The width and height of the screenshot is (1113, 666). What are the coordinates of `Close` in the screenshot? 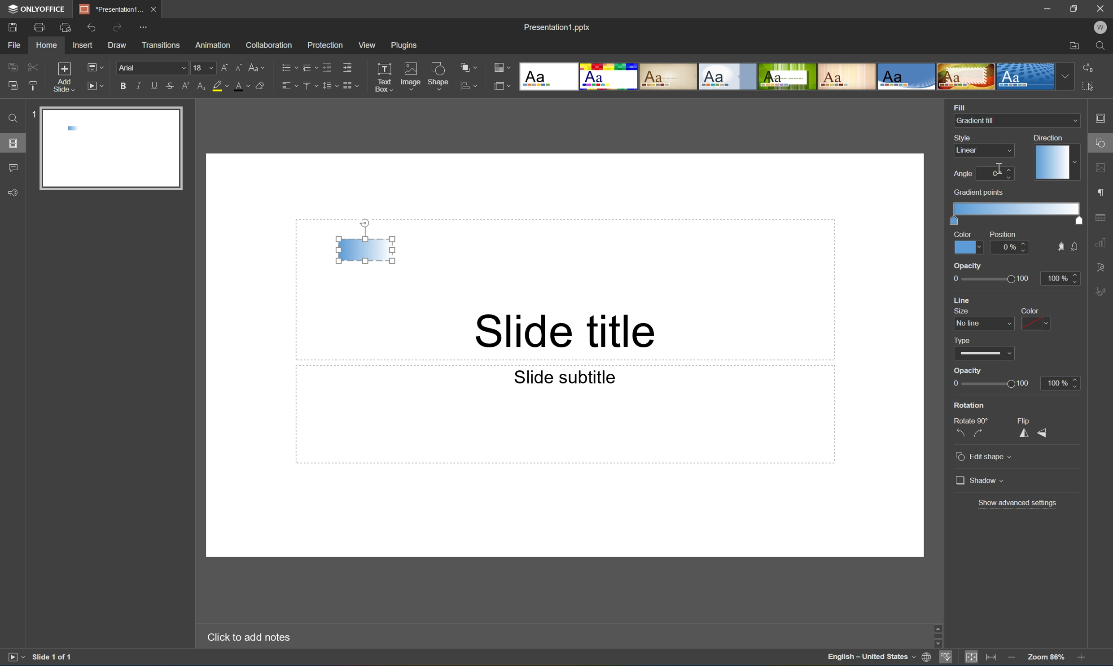 It's located at (153, 8).